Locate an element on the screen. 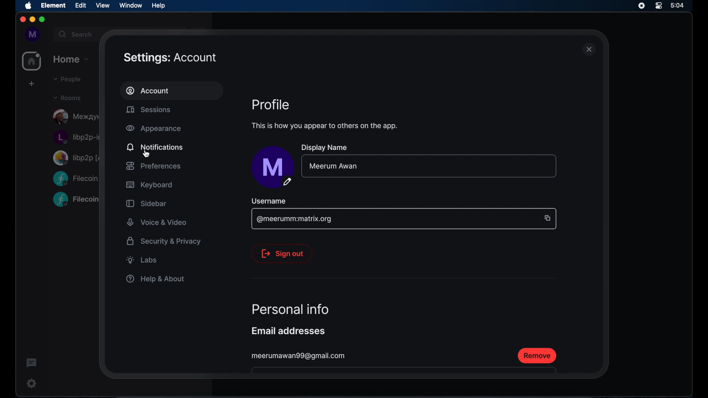  5:04 is located at coordinates (681, 6).